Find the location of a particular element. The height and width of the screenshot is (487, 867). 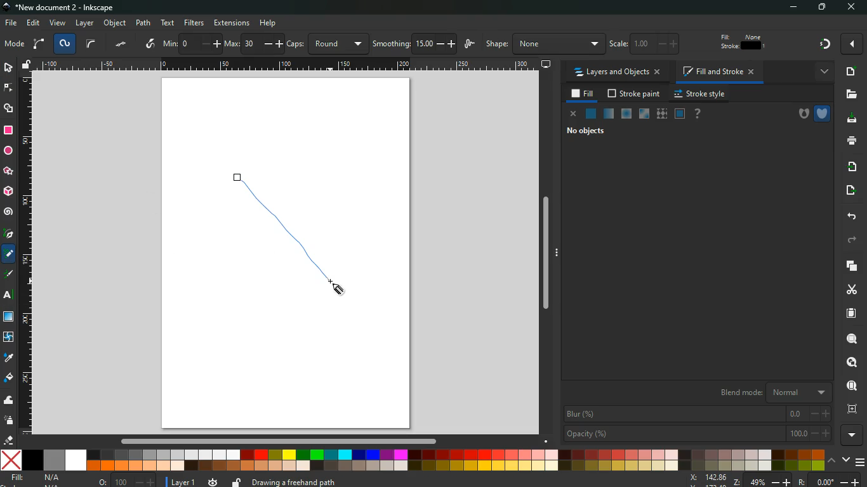

color is located at coordinates (412, 460).